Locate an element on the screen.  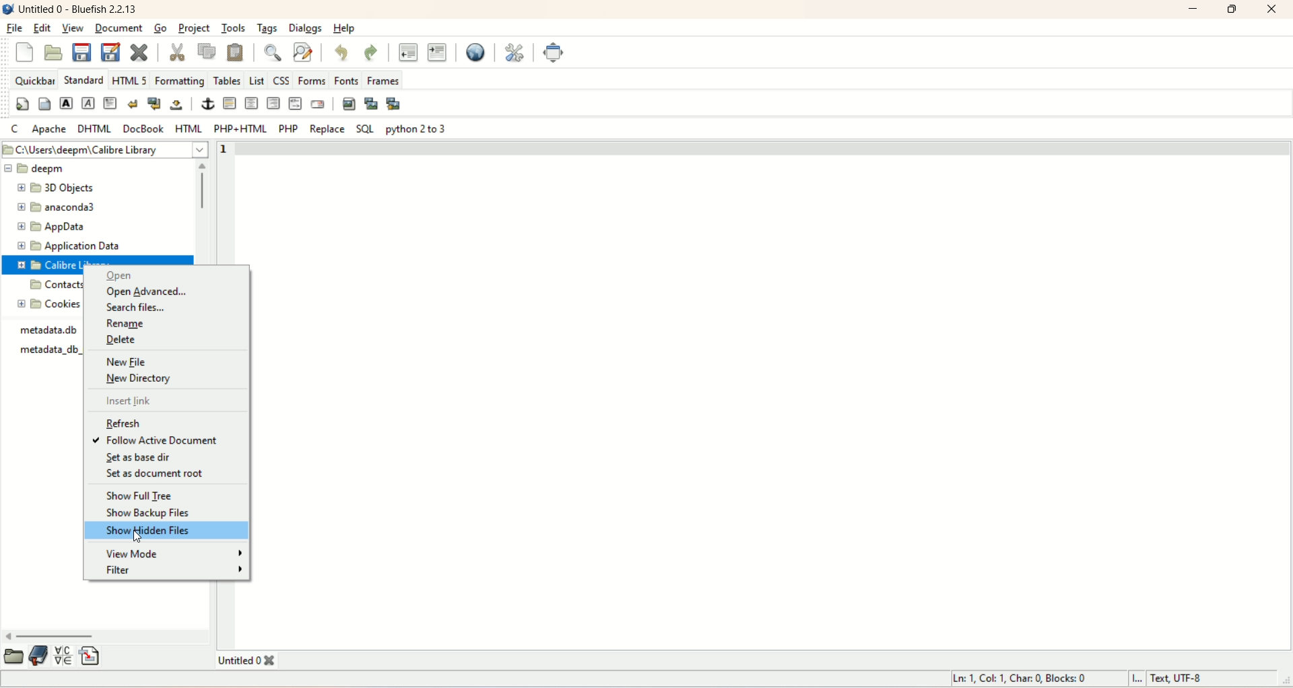
insert images is located at coordinates (348, 103).